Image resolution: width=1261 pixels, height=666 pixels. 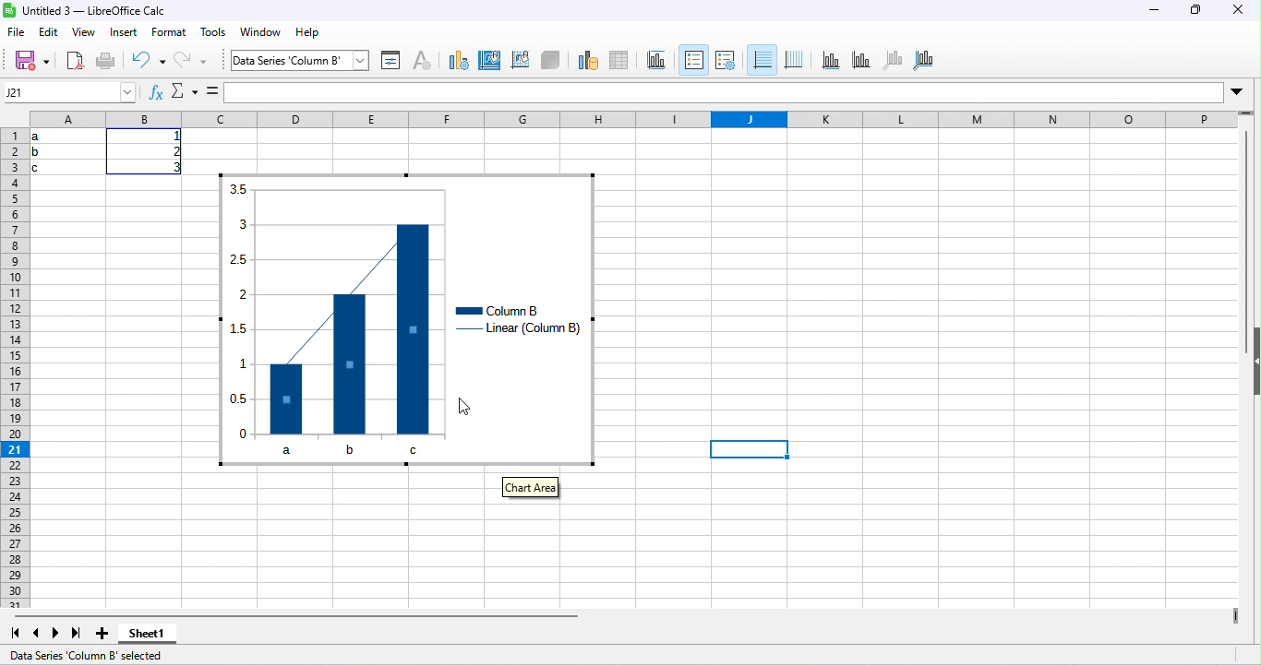 I want to click on export directly as pdf, so click(x=76, y=62).